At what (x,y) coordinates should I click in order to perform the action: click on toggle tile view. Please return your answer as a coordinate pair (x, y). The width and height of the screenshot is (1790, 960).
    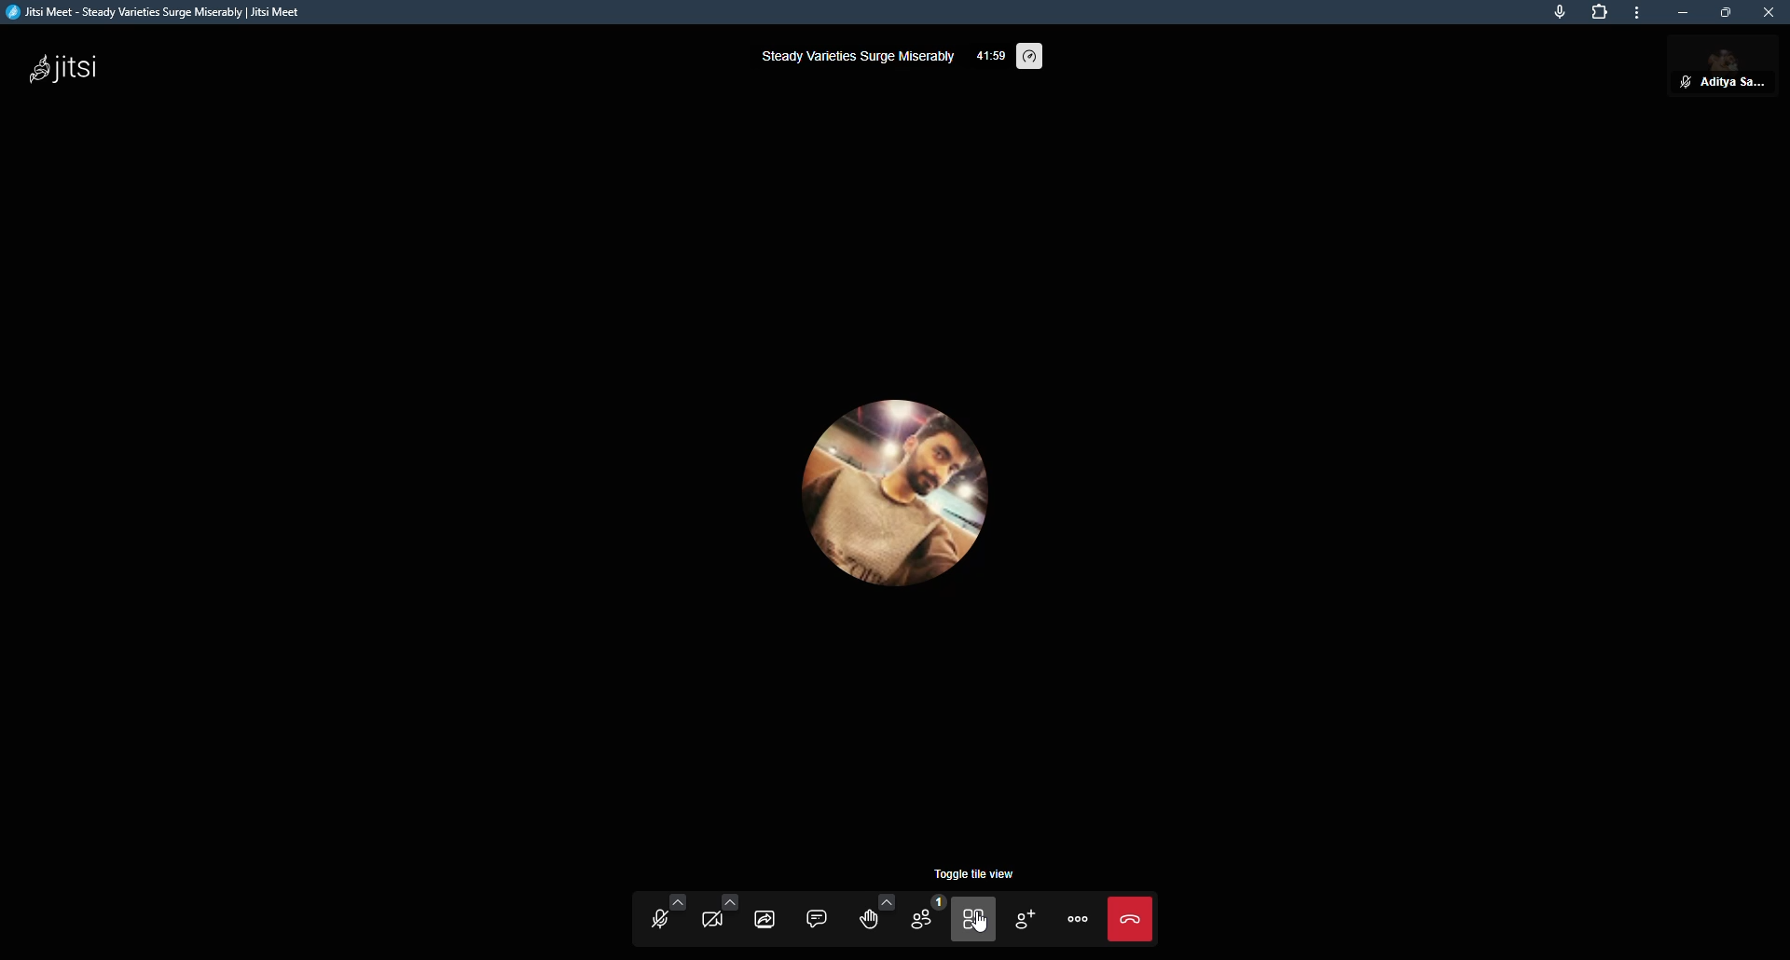
    Looking at the image, I should click on (975, 919).